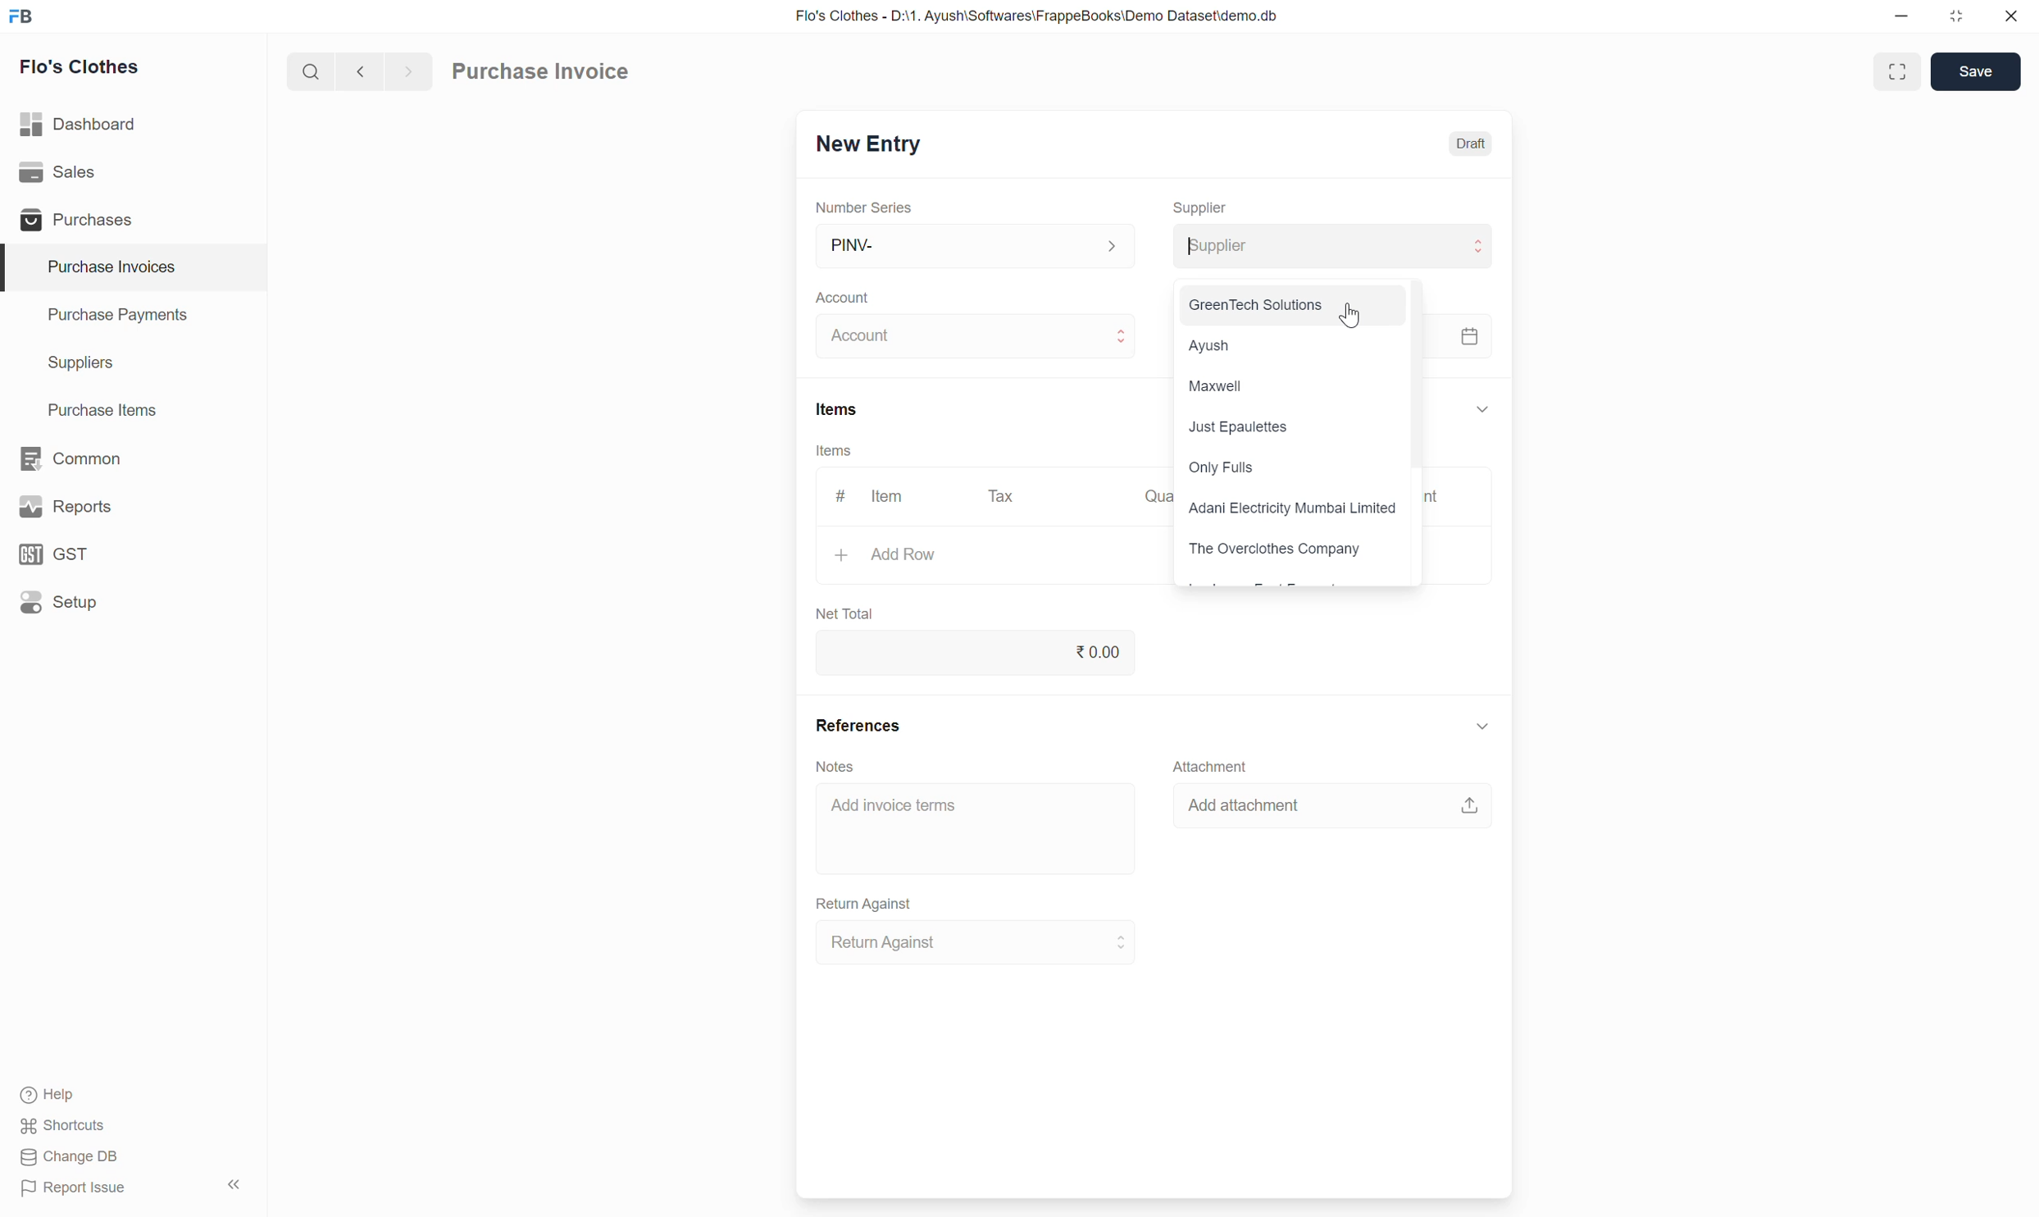 This screenshot has width=2039, height=1217. I want to click on Return Against, so click(976, 942).